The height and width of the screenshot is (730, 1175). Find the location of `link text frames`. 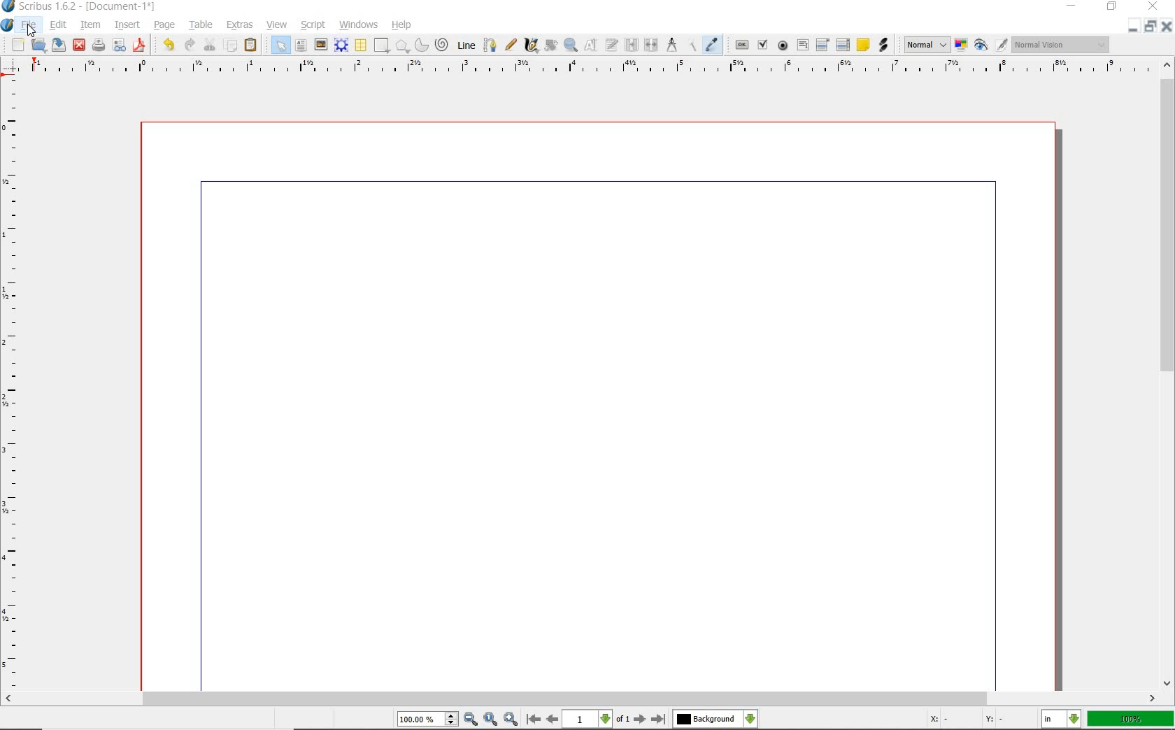

link text frames is located at coordinates (633, 45).